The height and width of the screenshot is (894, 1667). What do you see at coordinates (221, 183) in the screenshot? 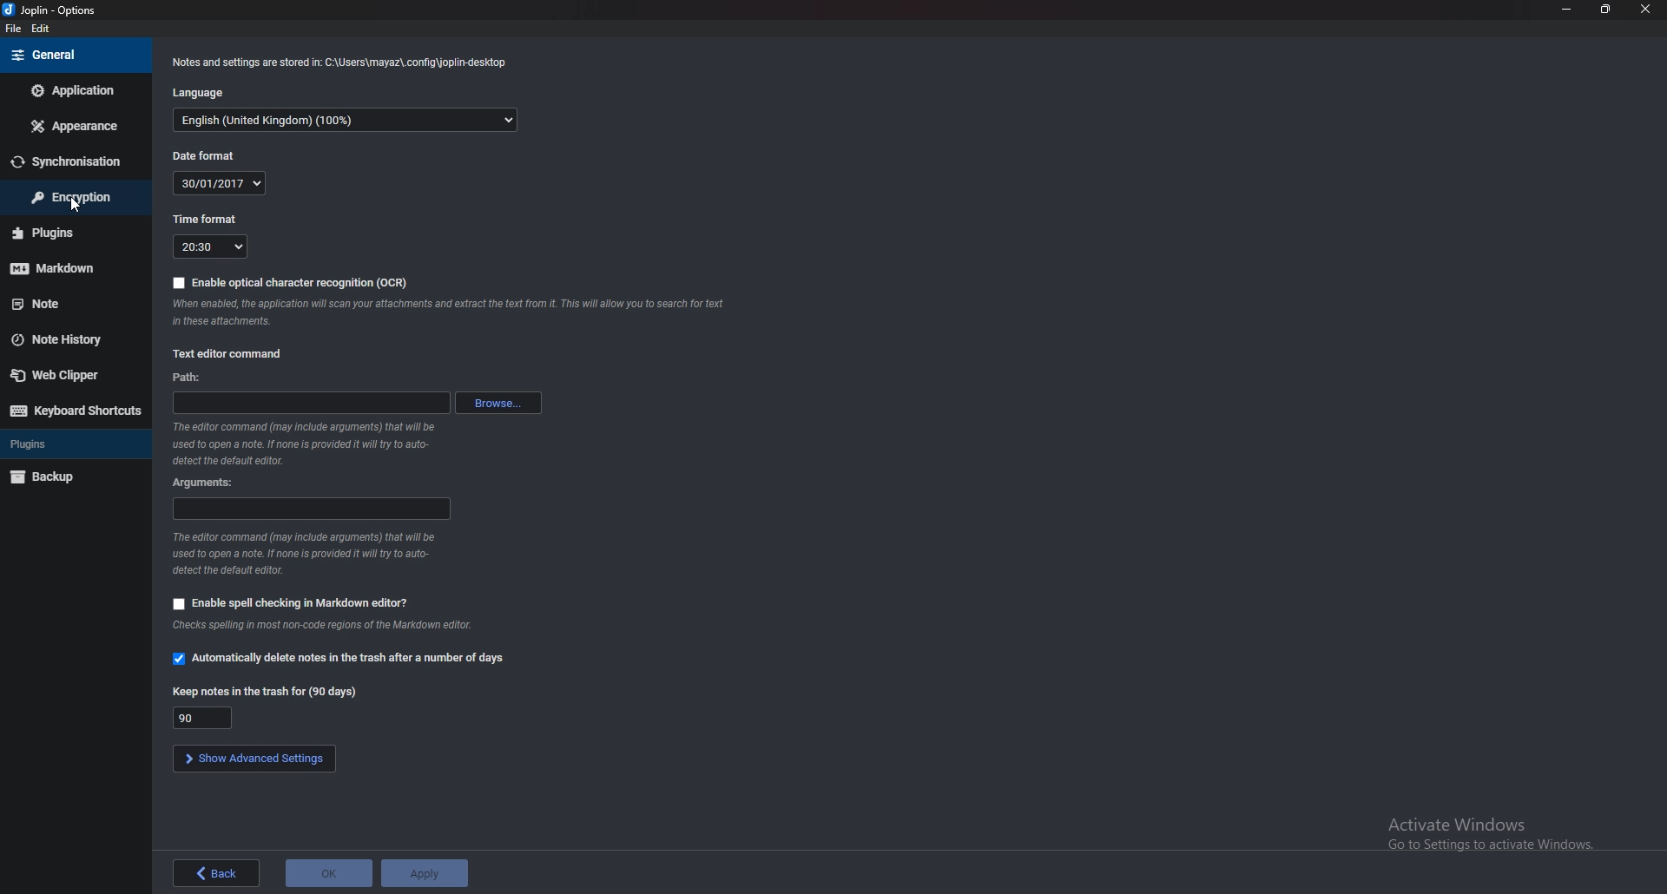
I see `date format` at bounding box center [221, 183].